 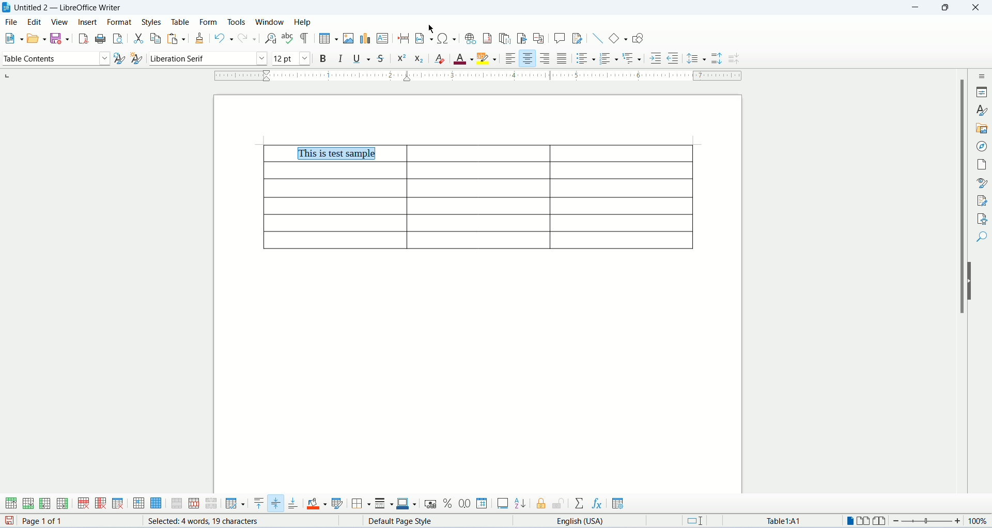 What do you see at coordinates (610, 58) in the screenshot?
I see `ordered list` at bounding box center [610, 58].